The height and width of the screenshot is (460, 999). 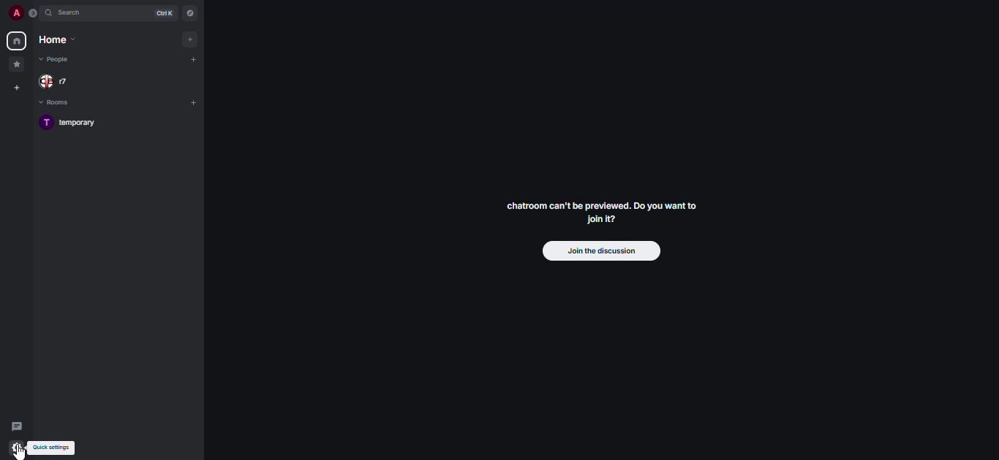 I want to click on add, so click(x=197, y=103).